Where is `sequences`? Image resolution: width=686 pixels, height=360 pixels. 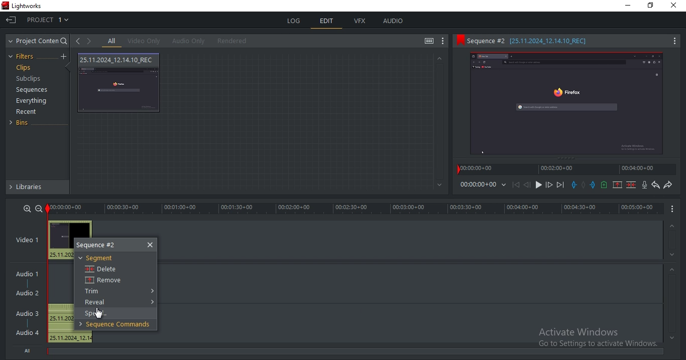
sequences is located at coordinates (32, 90).